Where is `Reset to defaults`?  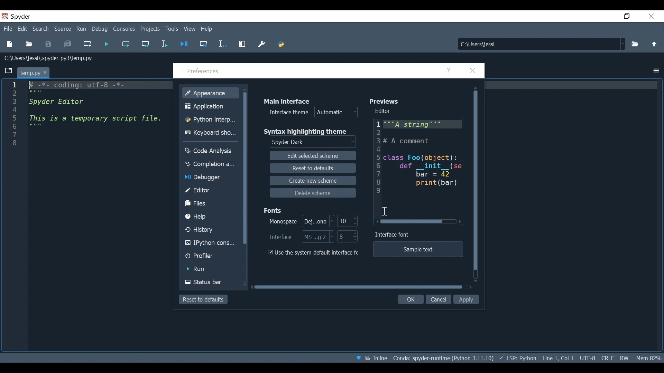 Reset to defaults is located at coordinates (312, 168).